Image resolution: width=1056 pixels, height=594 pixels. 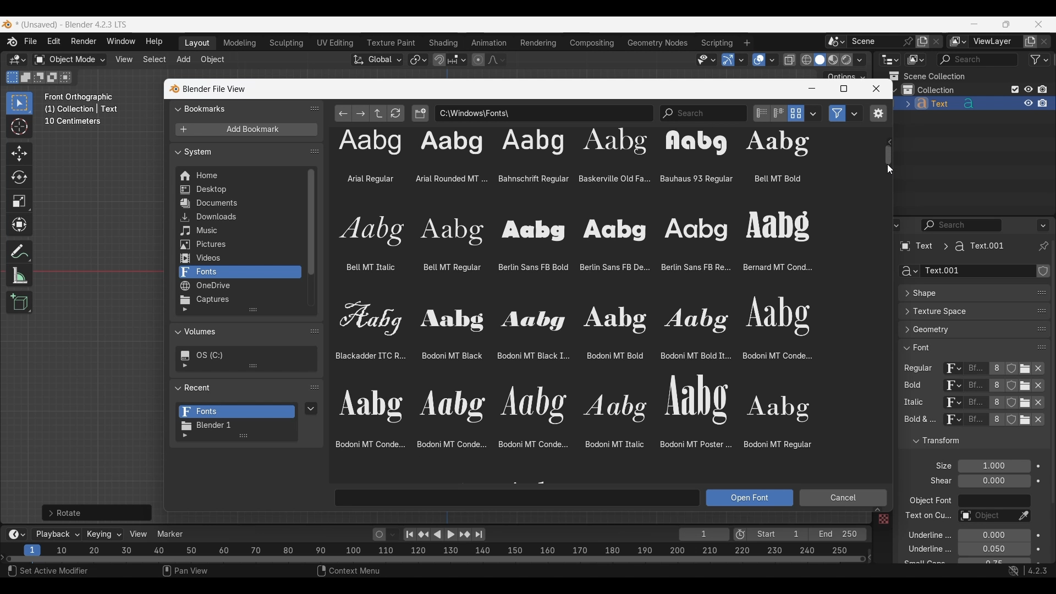 I want to click on Underline Thickness, so click(x=993, y=549).